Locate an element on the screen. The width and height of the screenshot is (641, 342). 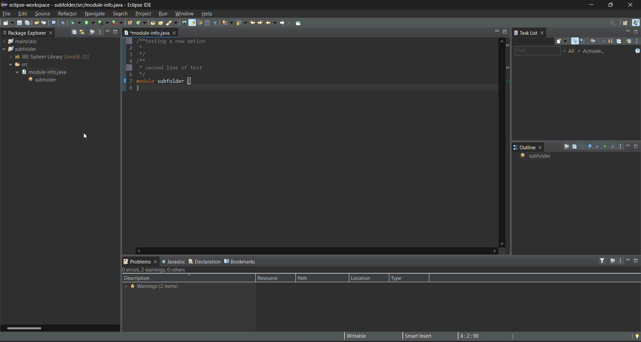
location is located at coordinates (364, 278).